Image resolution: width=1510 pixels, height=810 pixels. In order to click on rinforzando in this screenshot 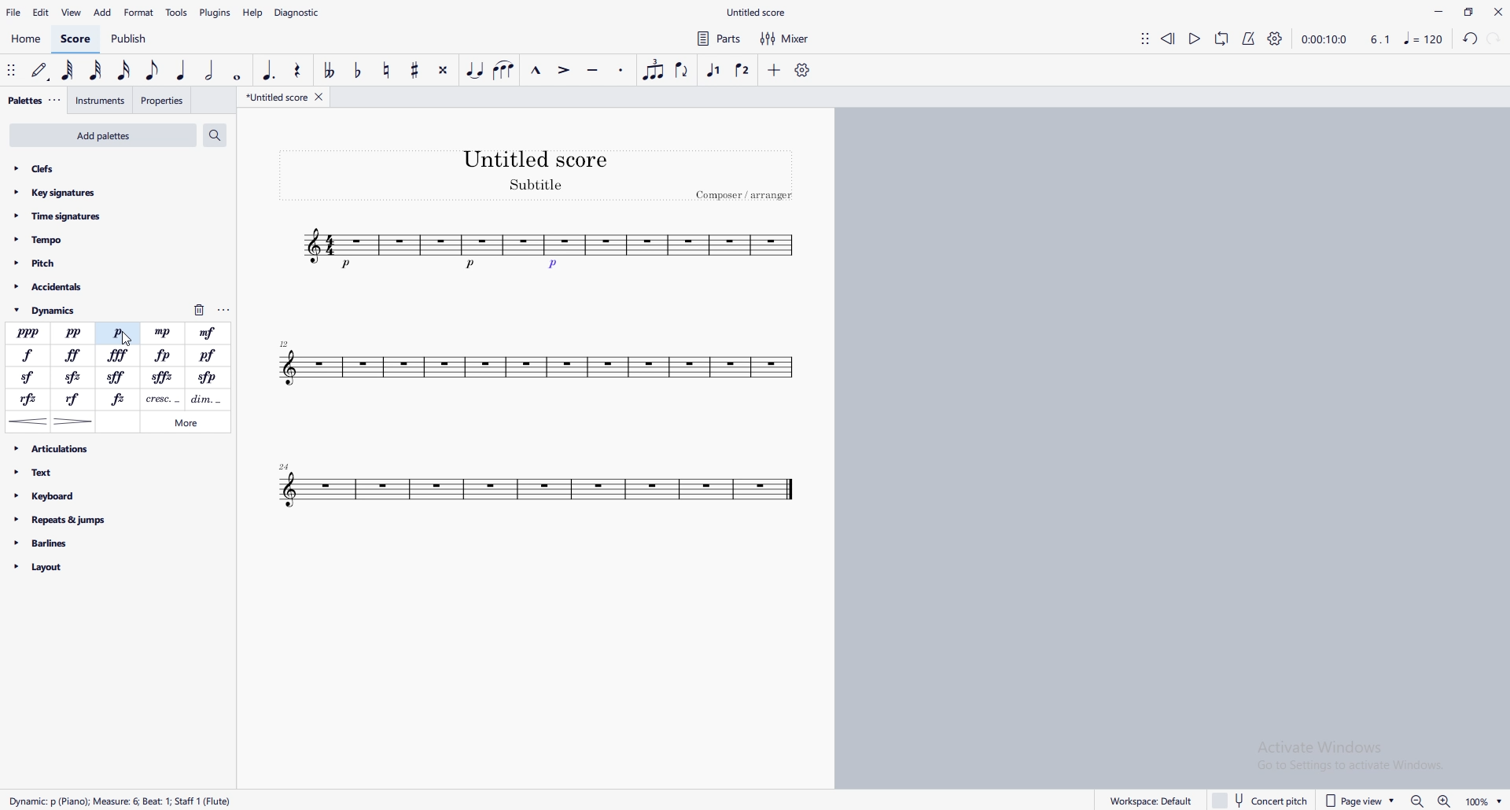, I will do `click(76, 399)`.